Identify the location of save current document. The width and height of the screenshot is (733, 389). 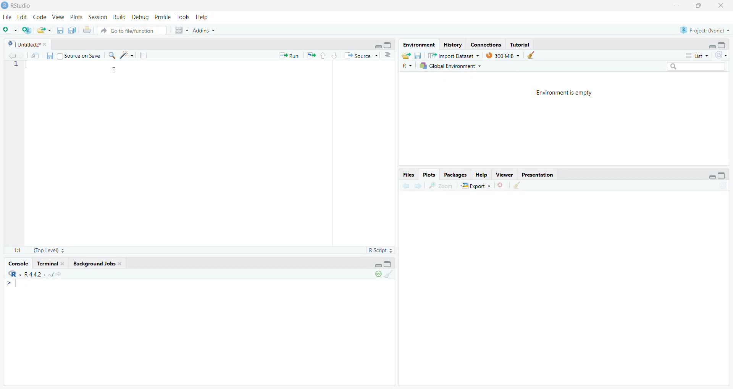
(60, 30).